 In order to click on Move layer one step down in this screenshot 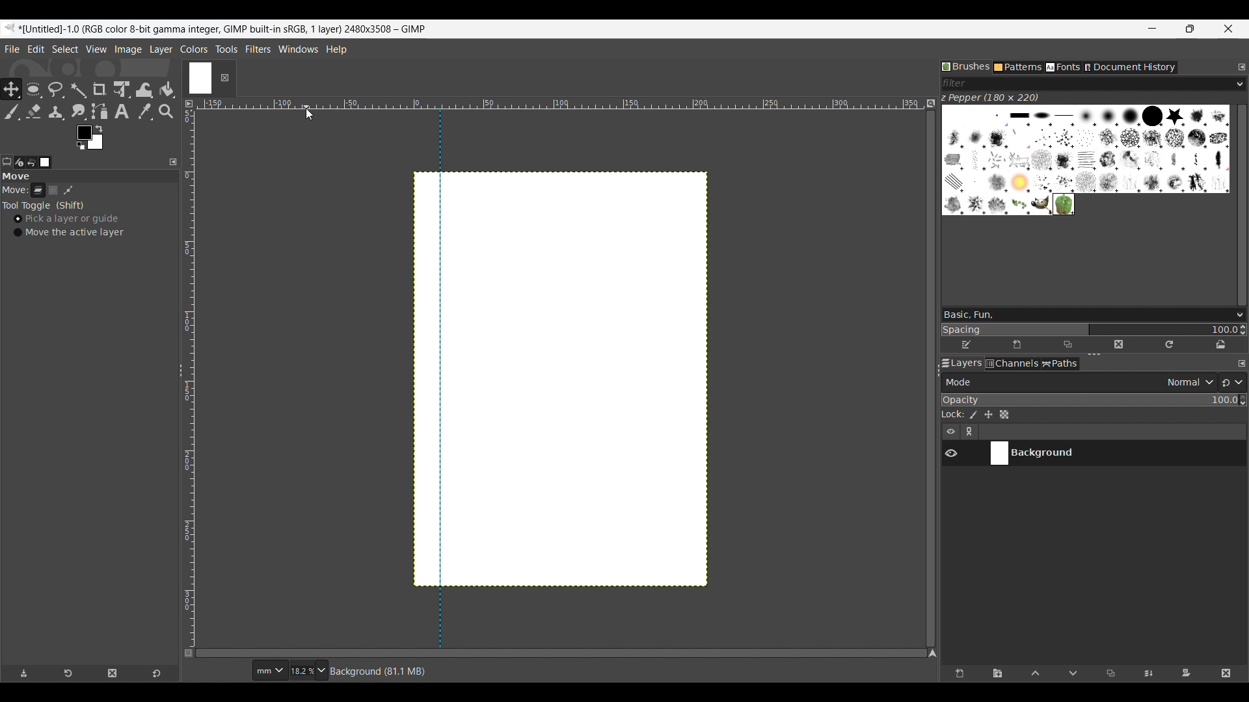, I will do `click(1073, 674)`.